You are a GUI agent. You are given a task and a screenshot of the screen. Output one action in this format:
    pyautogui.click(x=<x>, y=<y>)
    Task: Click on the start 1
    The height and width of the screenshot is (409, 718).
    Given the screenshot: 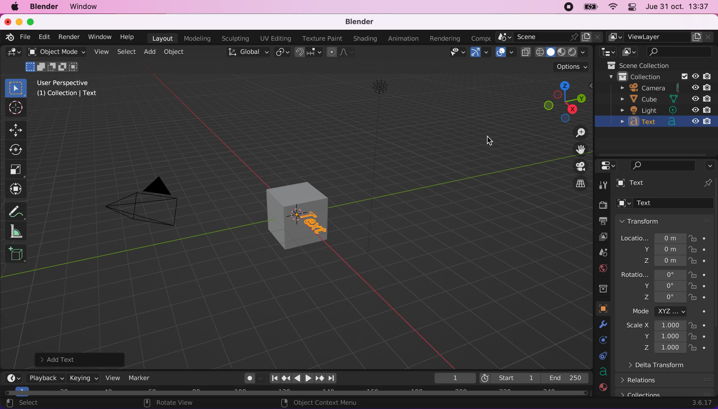 What is the action you would take?
    pyautogui.click(x=509, y=378)
    